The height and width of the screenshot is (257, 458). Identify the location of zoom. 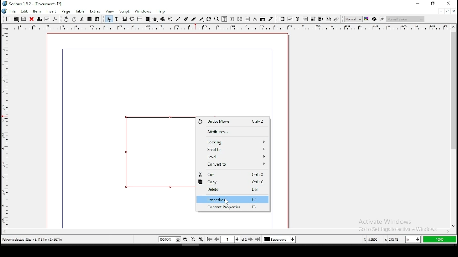
(170, 239).